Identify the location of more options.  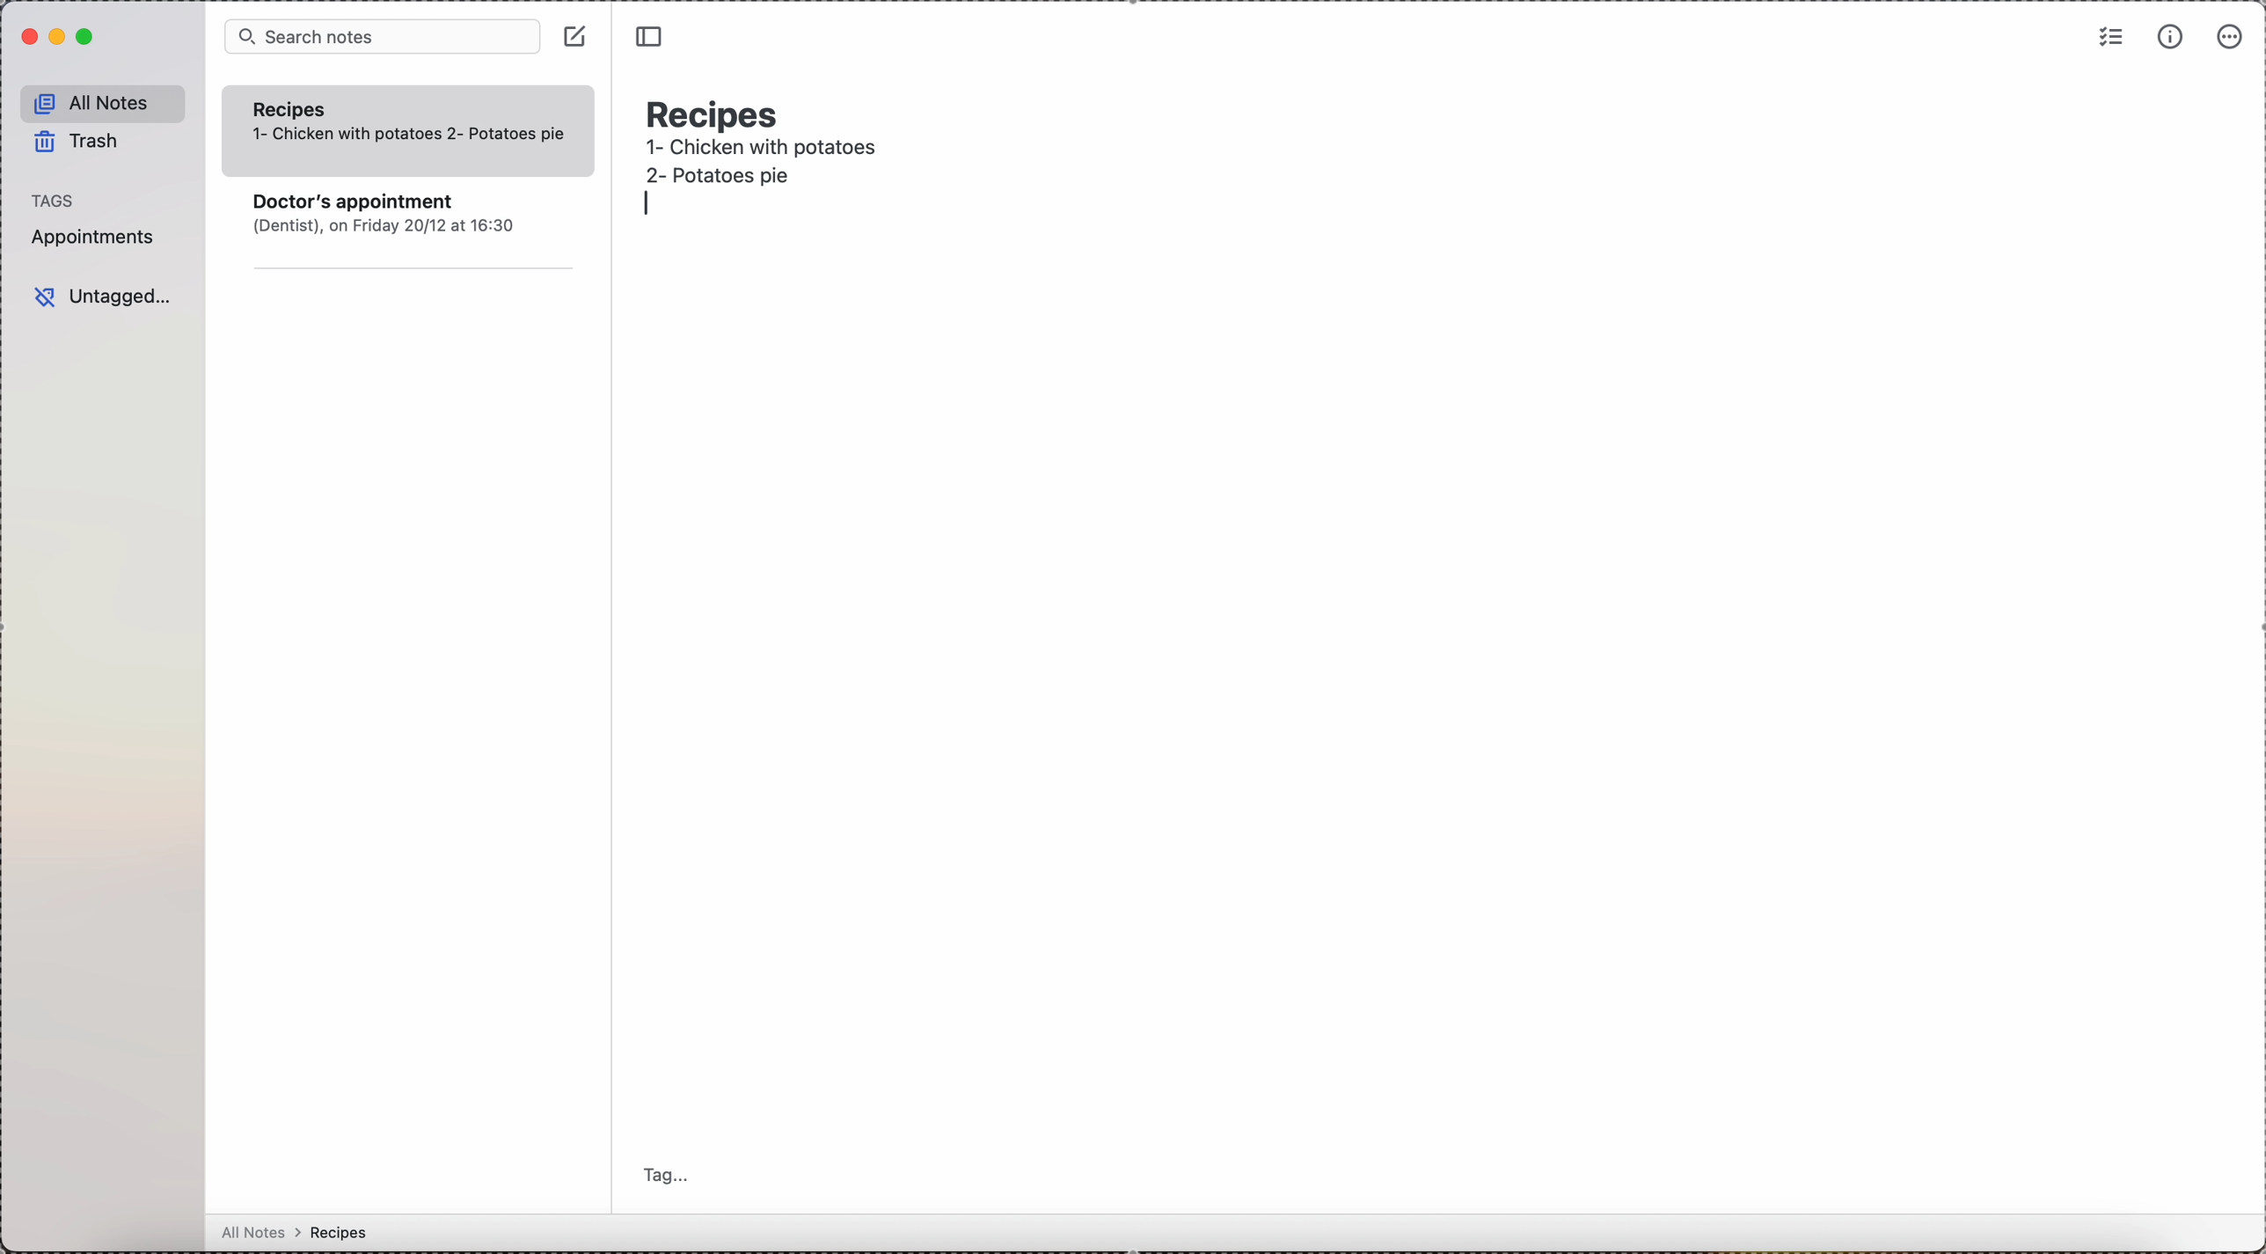
(2227, 38).